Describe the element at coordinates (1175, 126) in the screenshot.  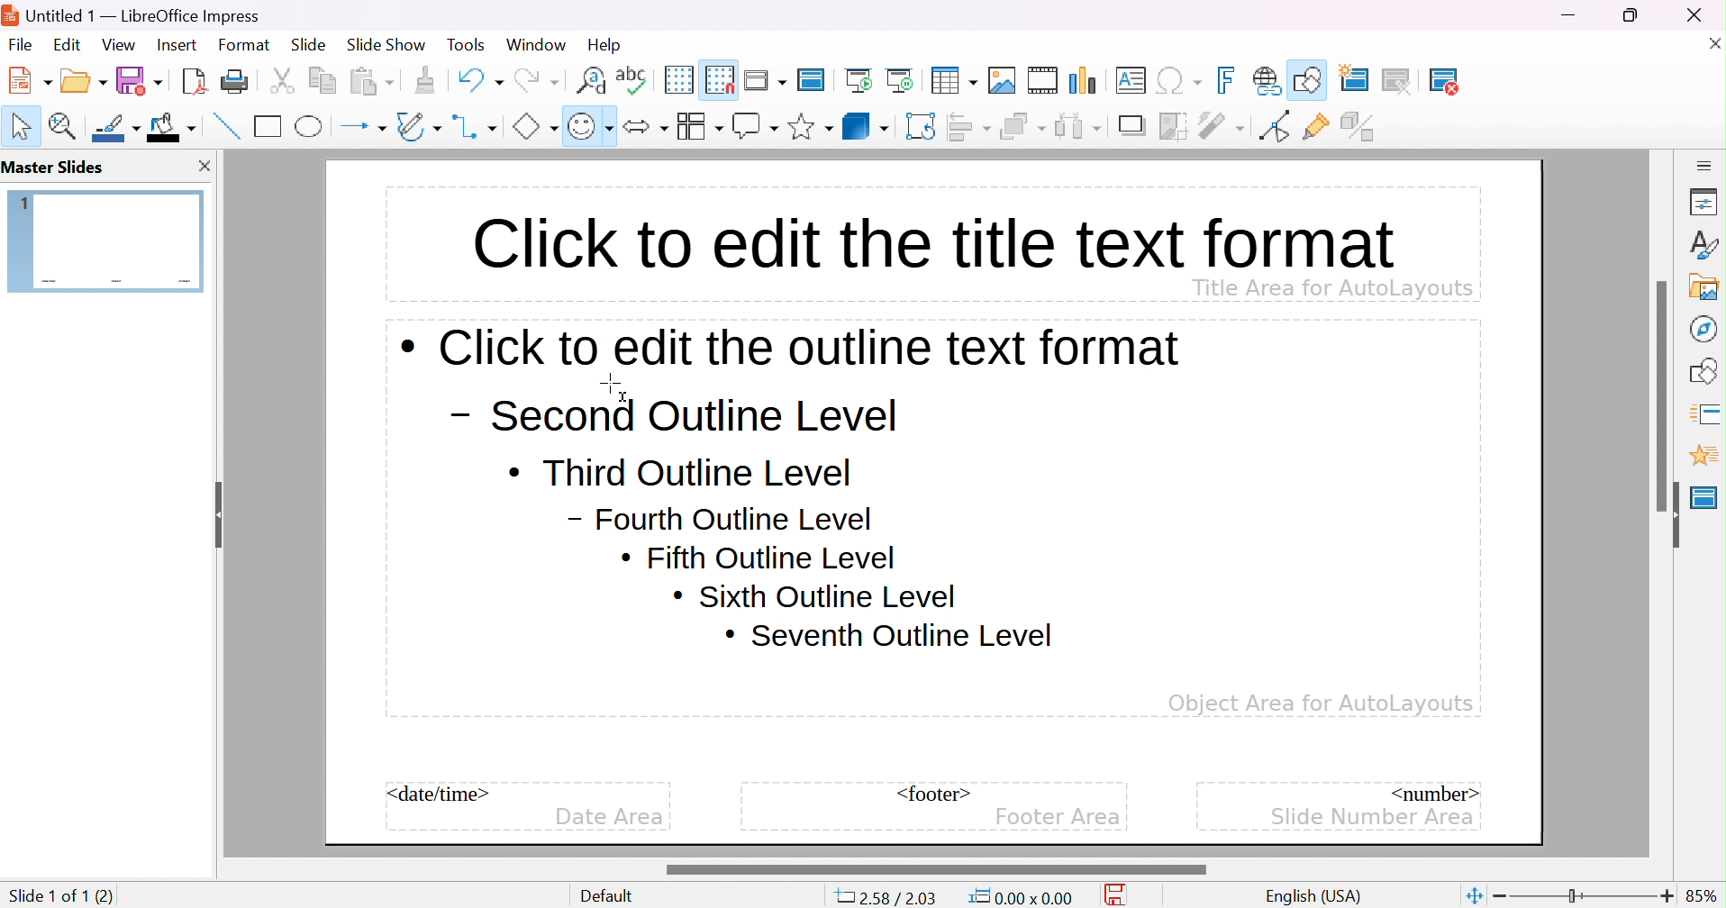
I see `crop image` at that location.